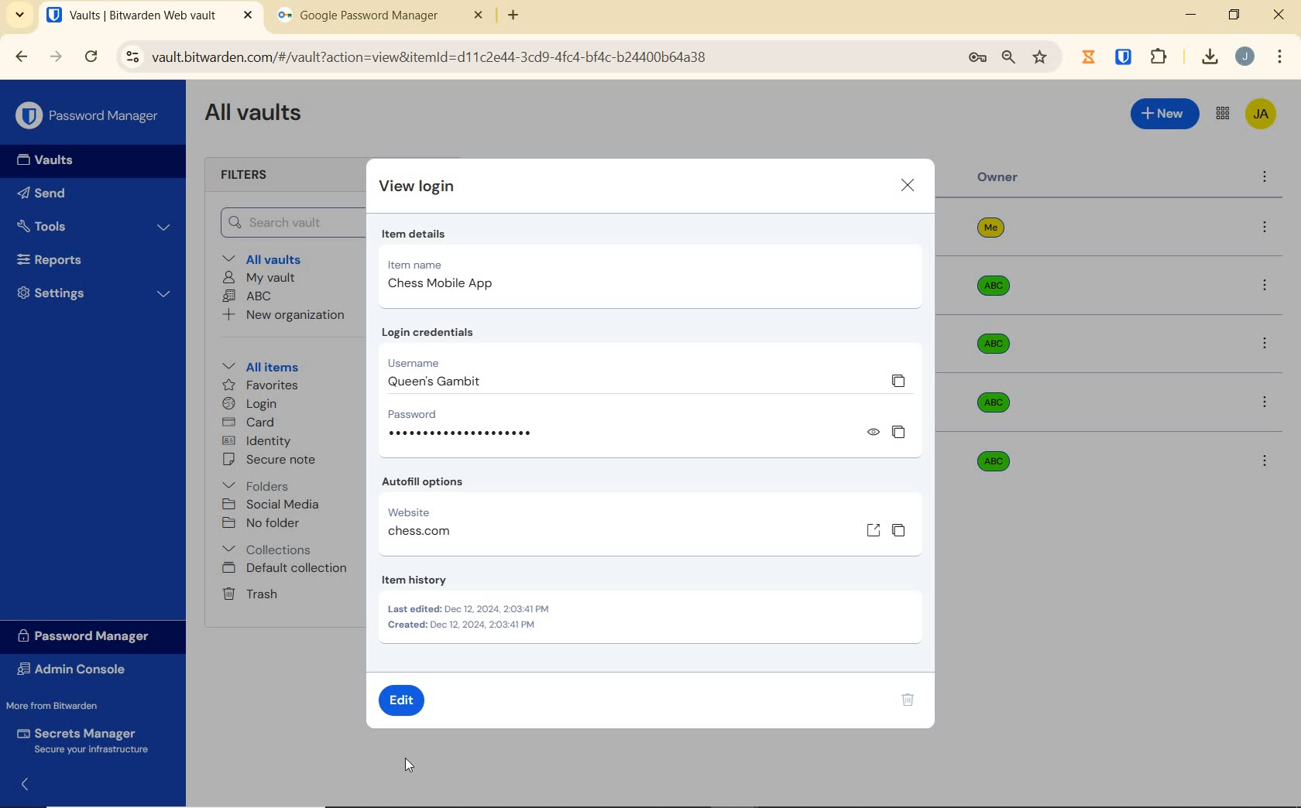 The width and height of the screenshot is (1301, 808). Describe the element at coordinates (50, 160) in the screenshot. I see `Vaults` at that location.